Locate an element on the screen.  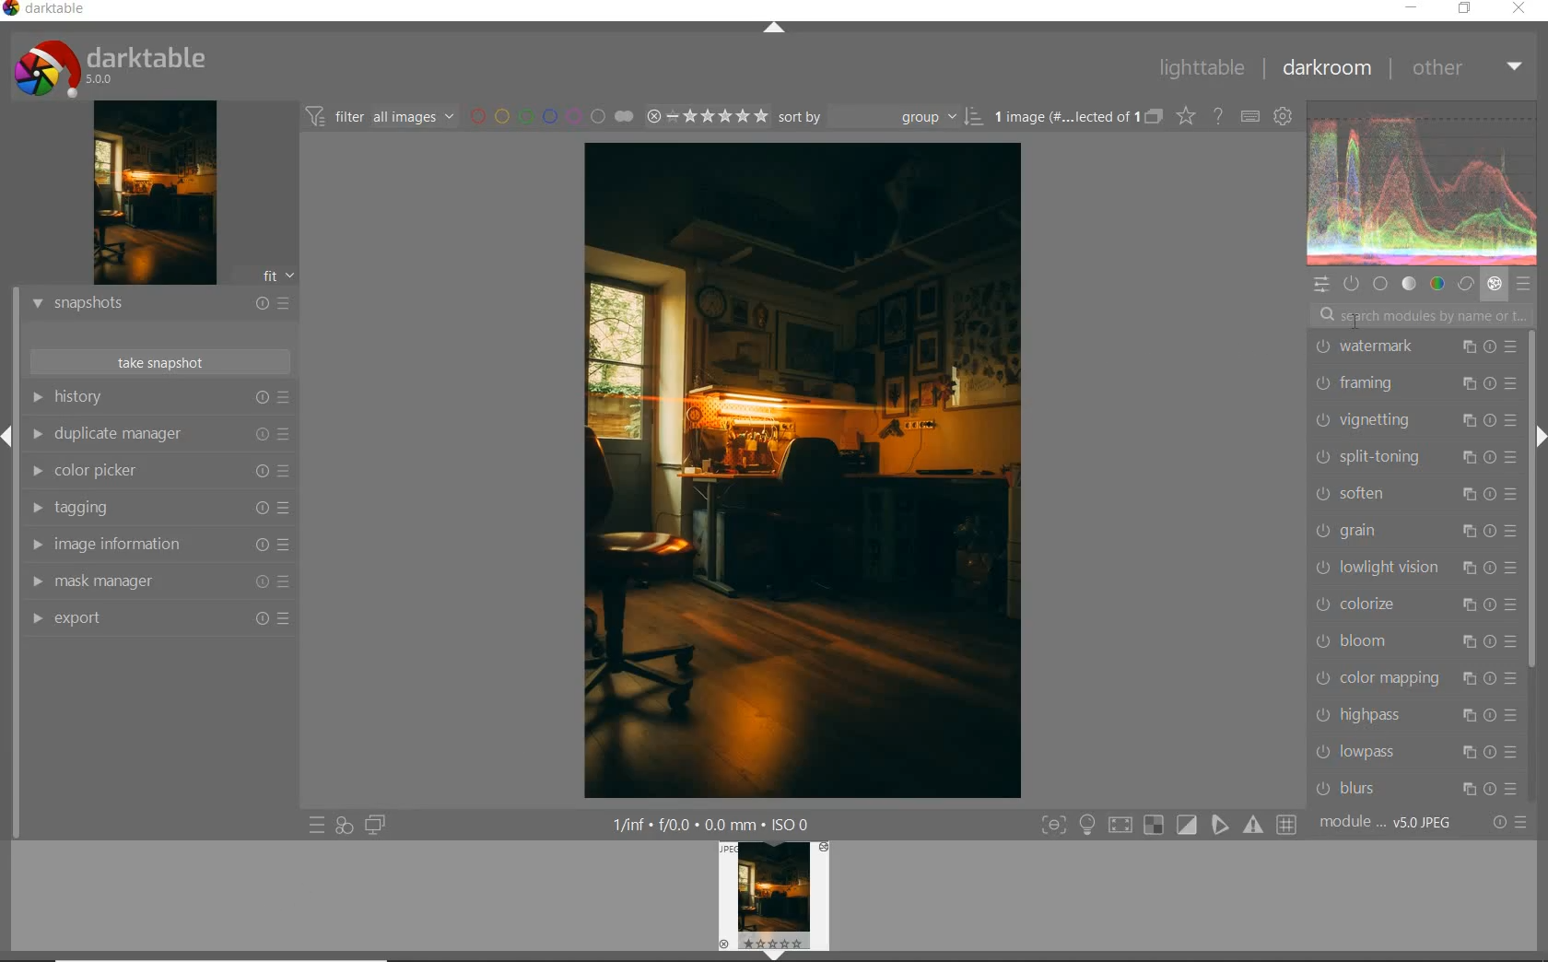
filter images based on their modules is located at coordinates (381, 118).